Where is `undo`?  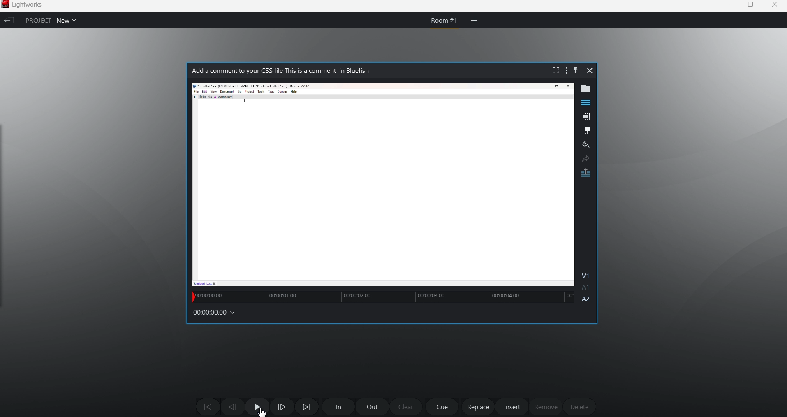 undo is located at coordinates (586, 146).